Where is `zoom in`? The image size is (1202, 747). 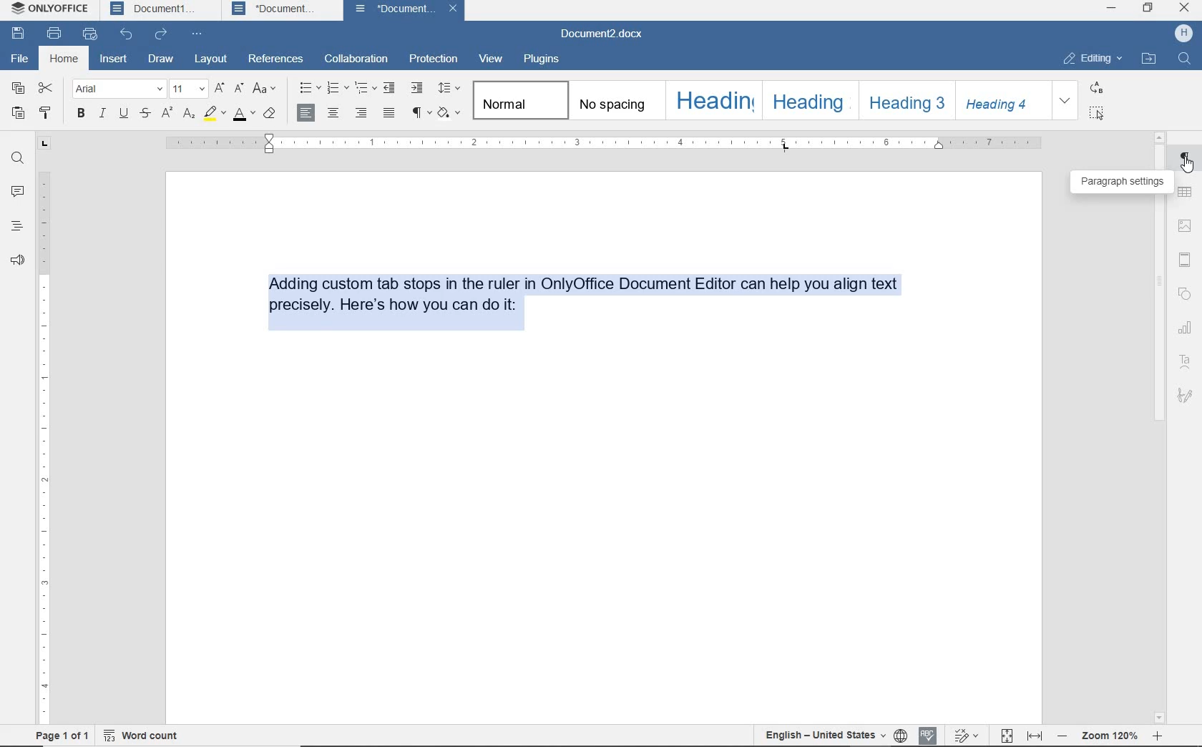
zoom in is located at coordinates (1160, 736).